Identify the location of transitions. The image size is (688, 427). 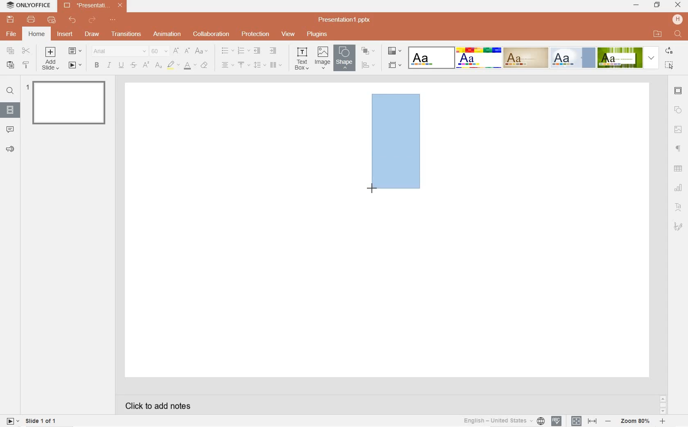
(125, 34).